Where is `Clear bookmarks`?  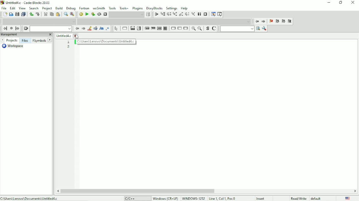
Clear bookmarks is located at coordinates (290, 21).